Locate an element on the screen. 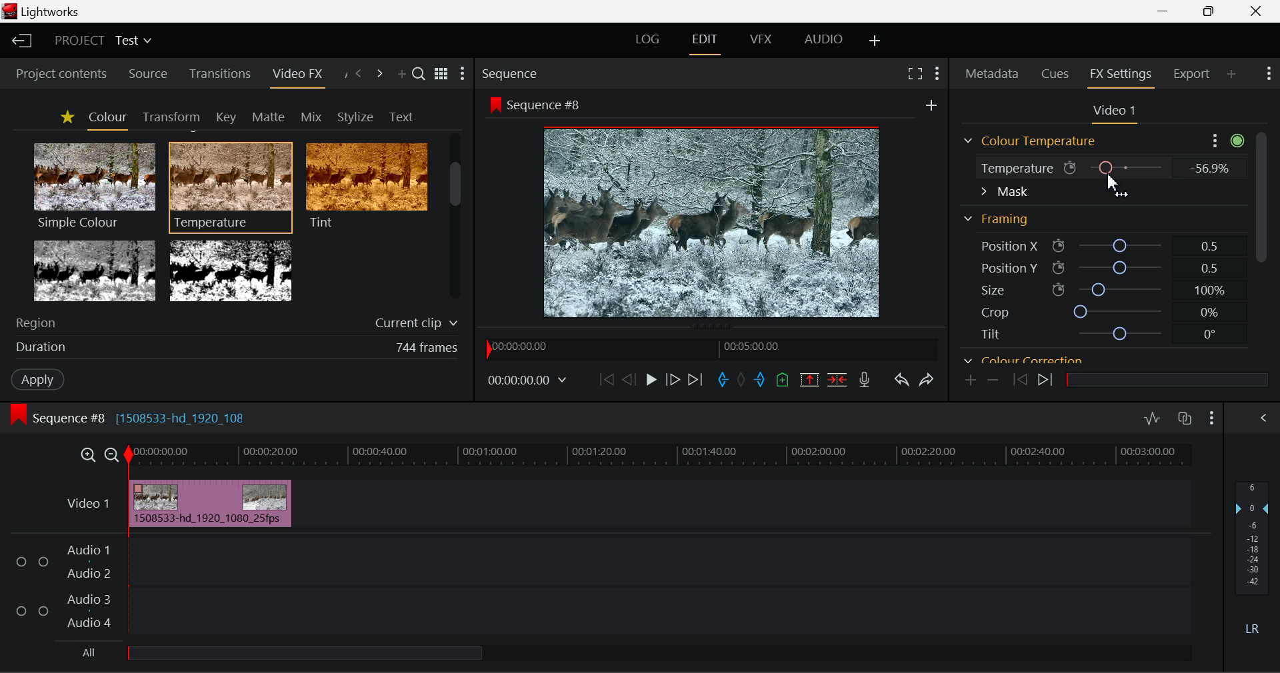 The width and height of the screenshot is (1280, 673). VFX Layout is located at coordinates (759, 41).